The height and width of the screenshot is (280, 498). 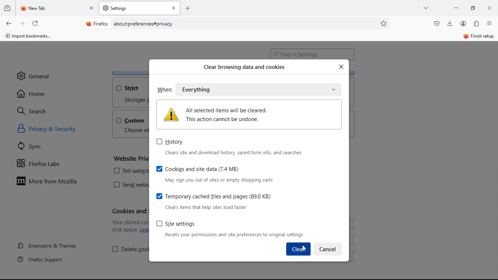 I want to click on clear, so click(x=299, y=249).